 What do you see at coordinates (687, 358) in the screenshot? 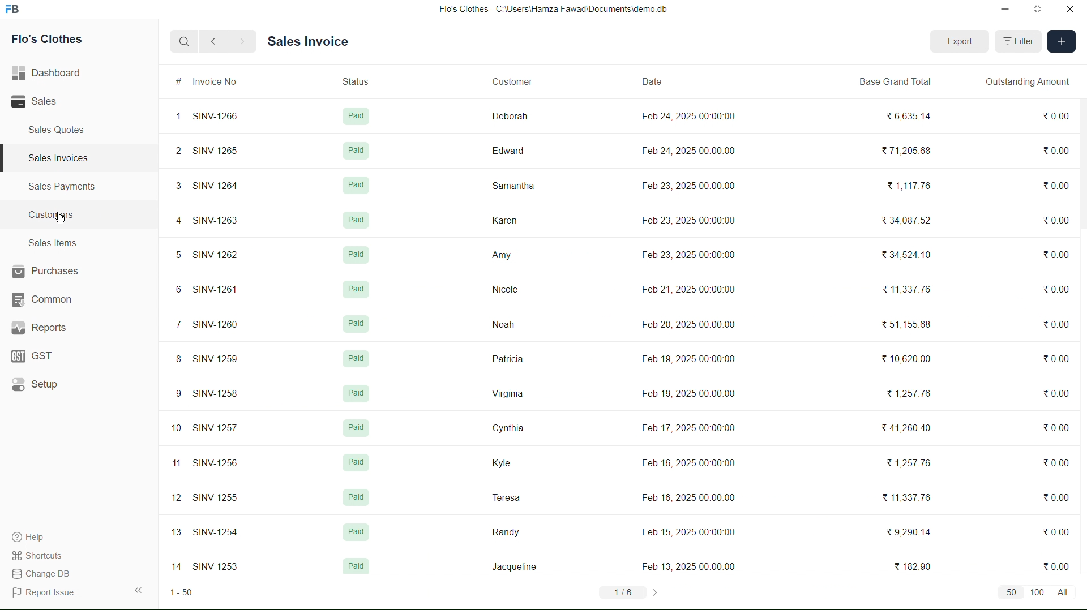
I see `Feb 19, 2025 00:00:00` at bounding box center [687, 358].